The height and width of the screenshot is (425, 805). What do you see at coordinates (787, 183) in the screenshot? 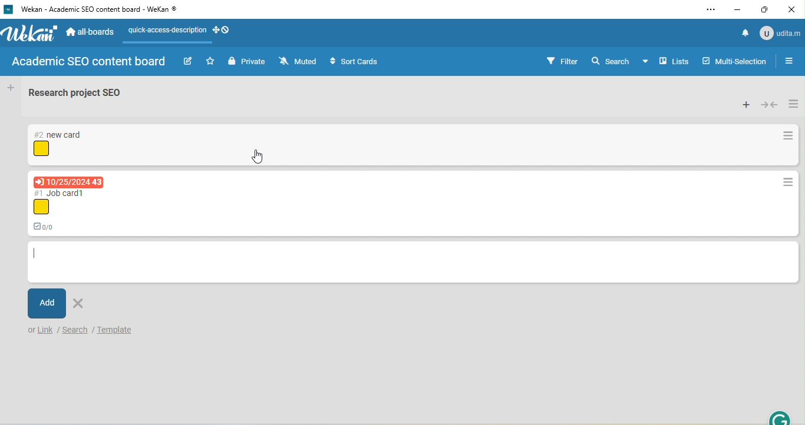
I see `card actions` at bounding box center [787, 183].